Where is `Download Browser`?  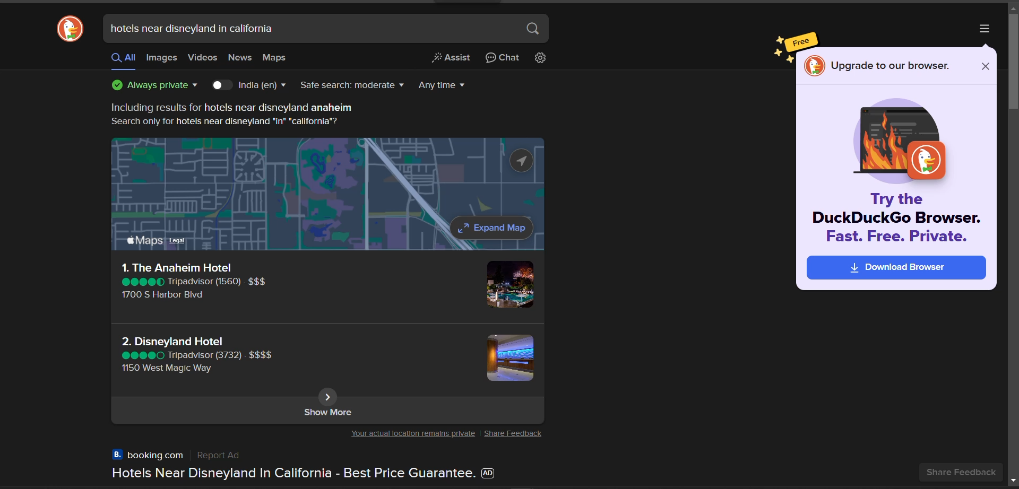
Download Browser is located at coordinates (897, 267).